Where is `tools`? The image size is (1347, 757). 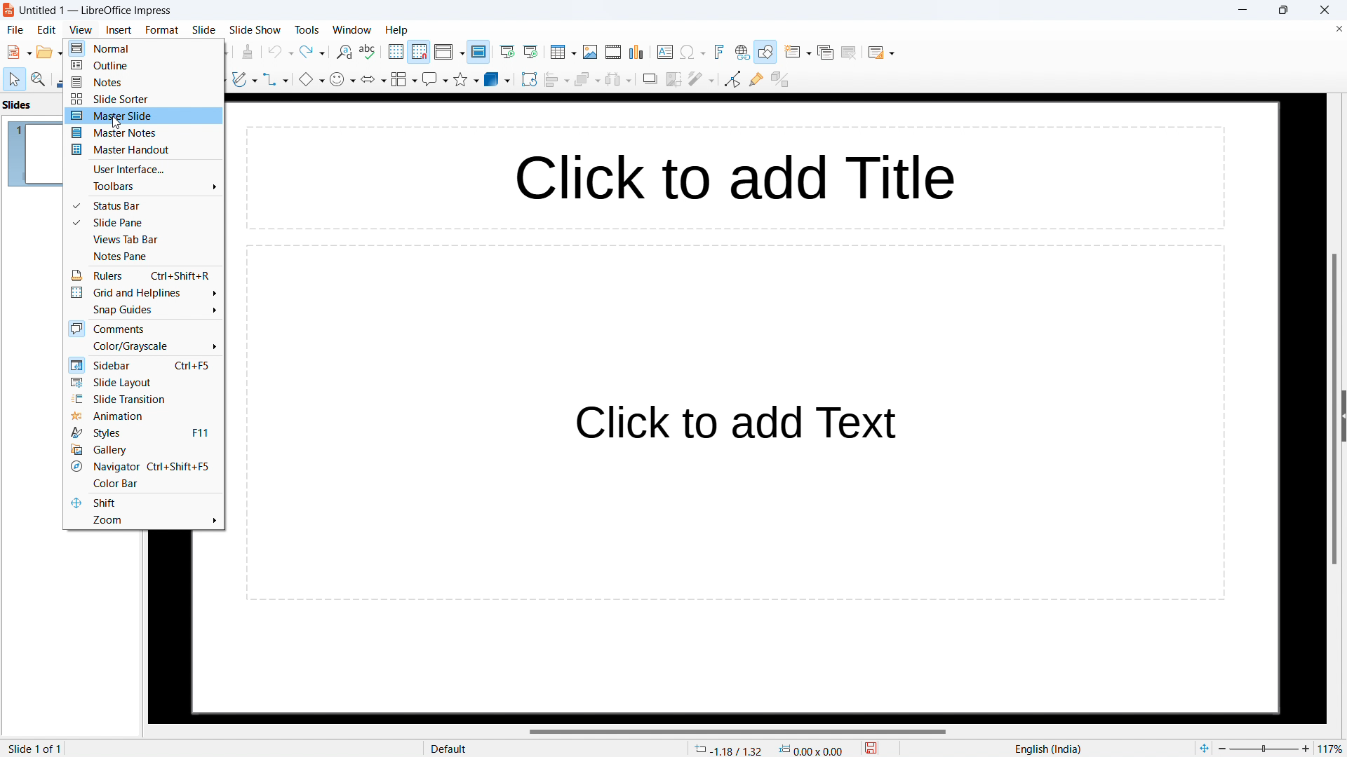 tools is located at coordinates (307, 30).